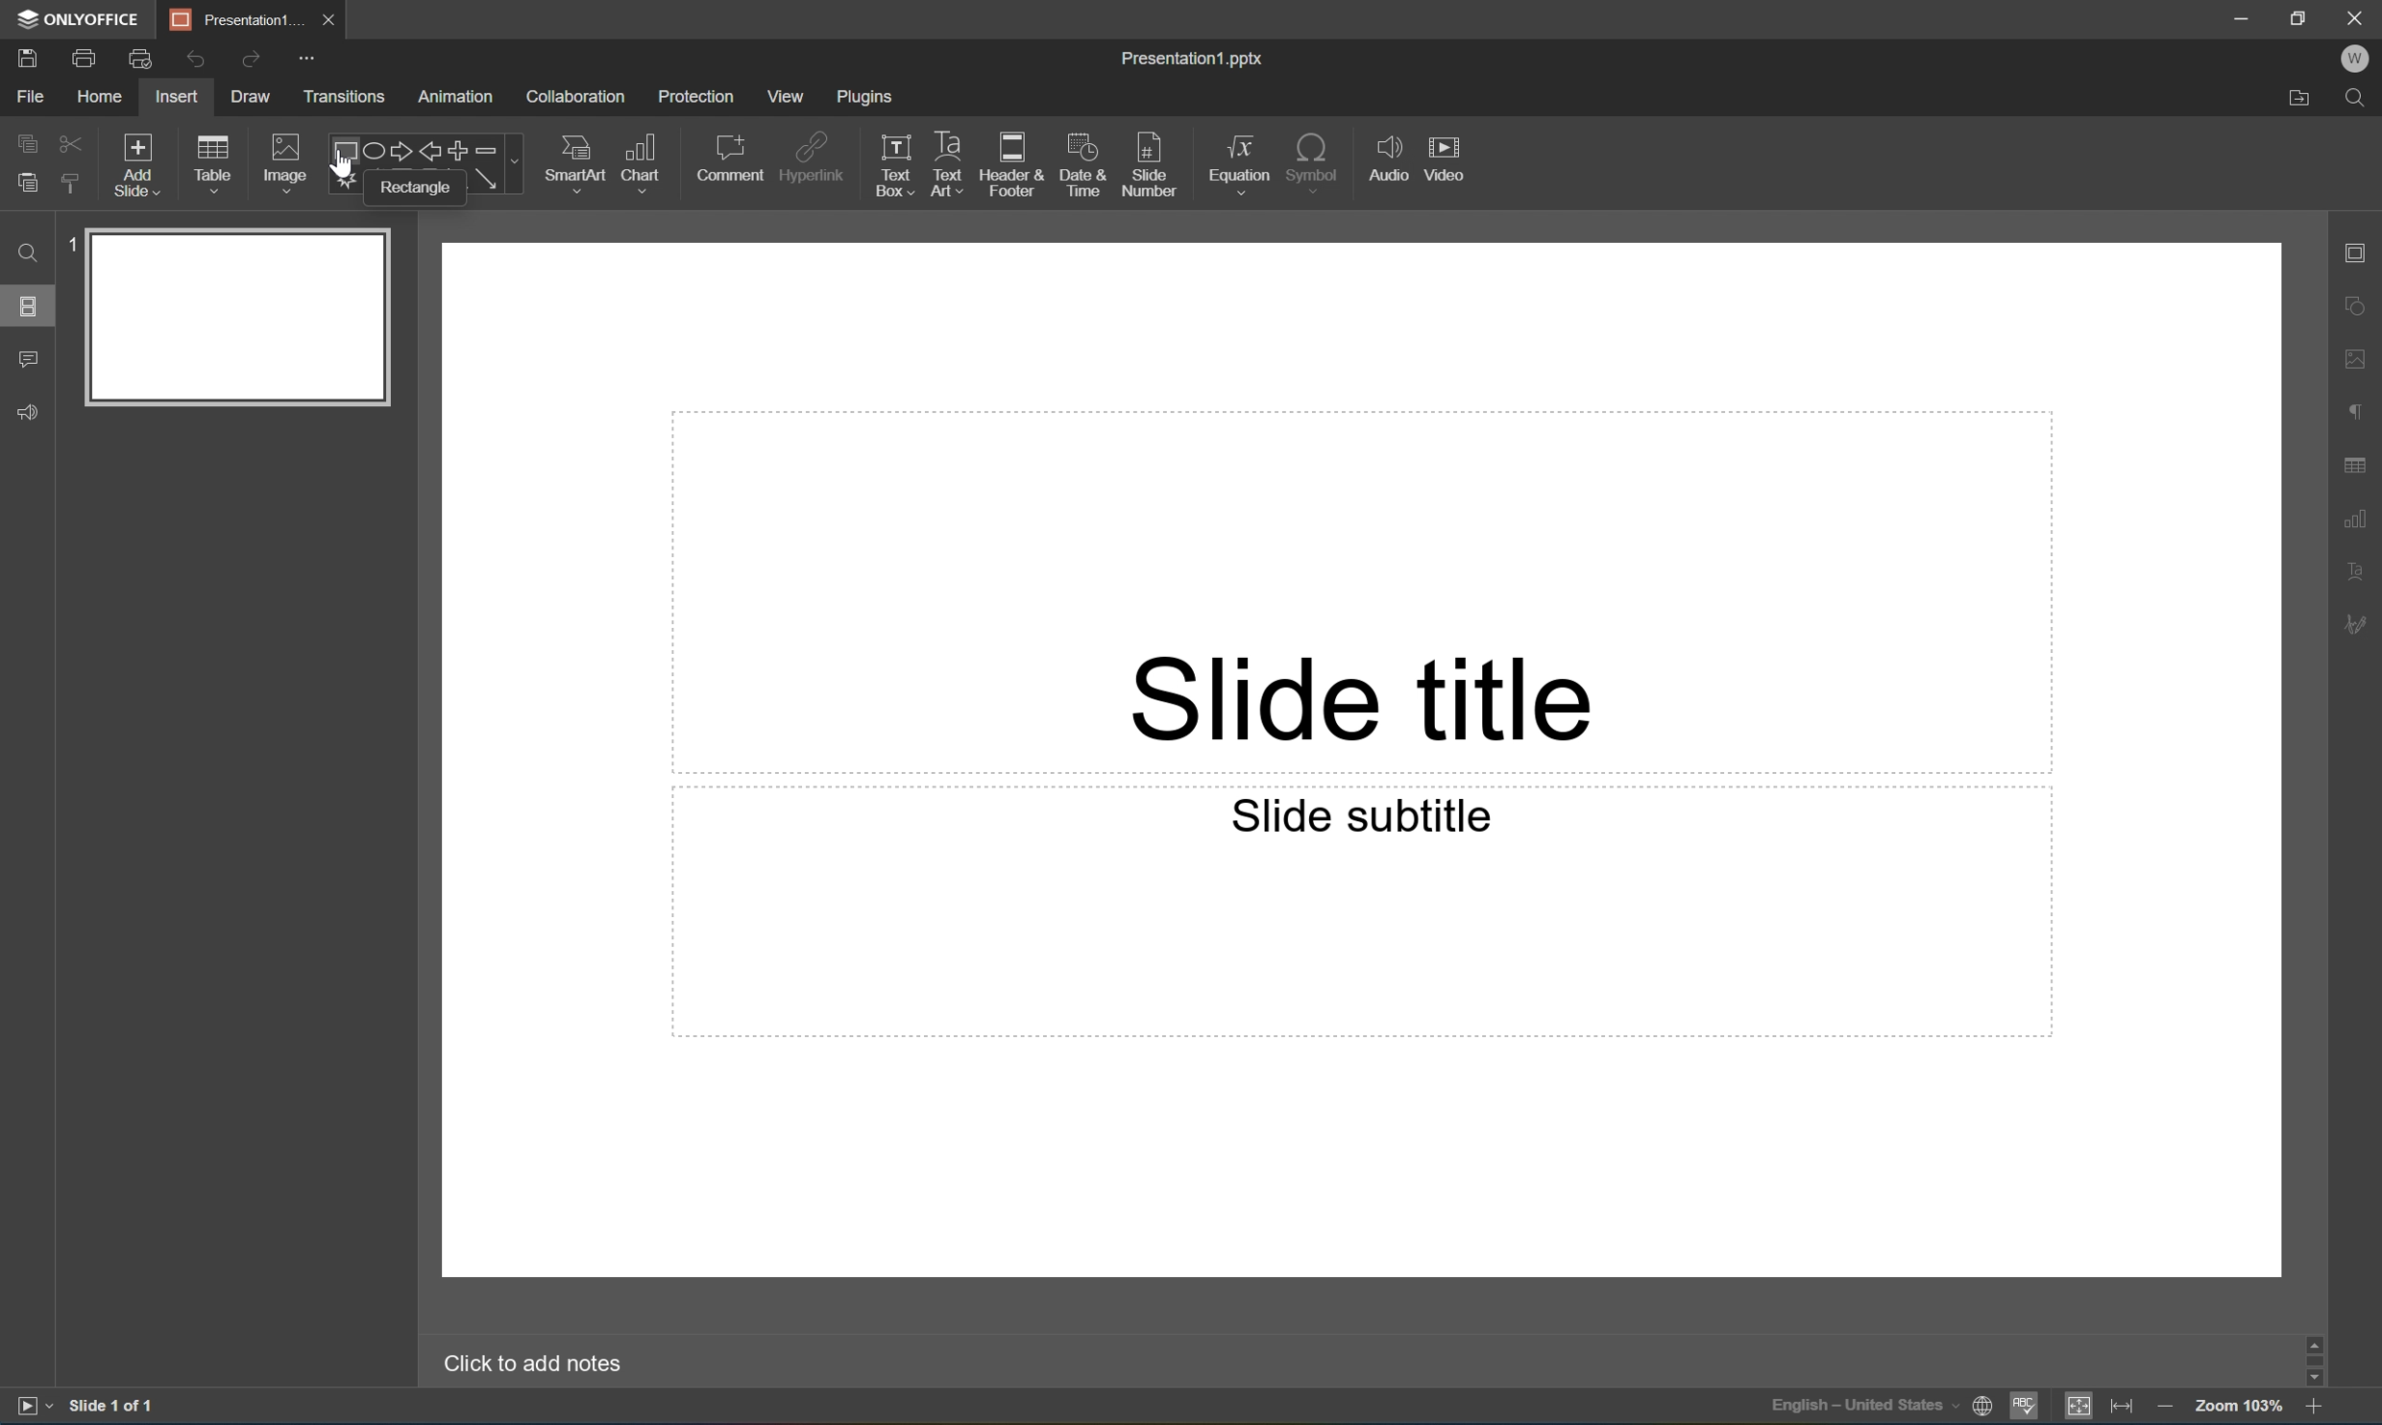 This screenshot has width=2382, height=1425. Describe the element at coordinates (30, 96) in the screenshot. I see `File` at that location.